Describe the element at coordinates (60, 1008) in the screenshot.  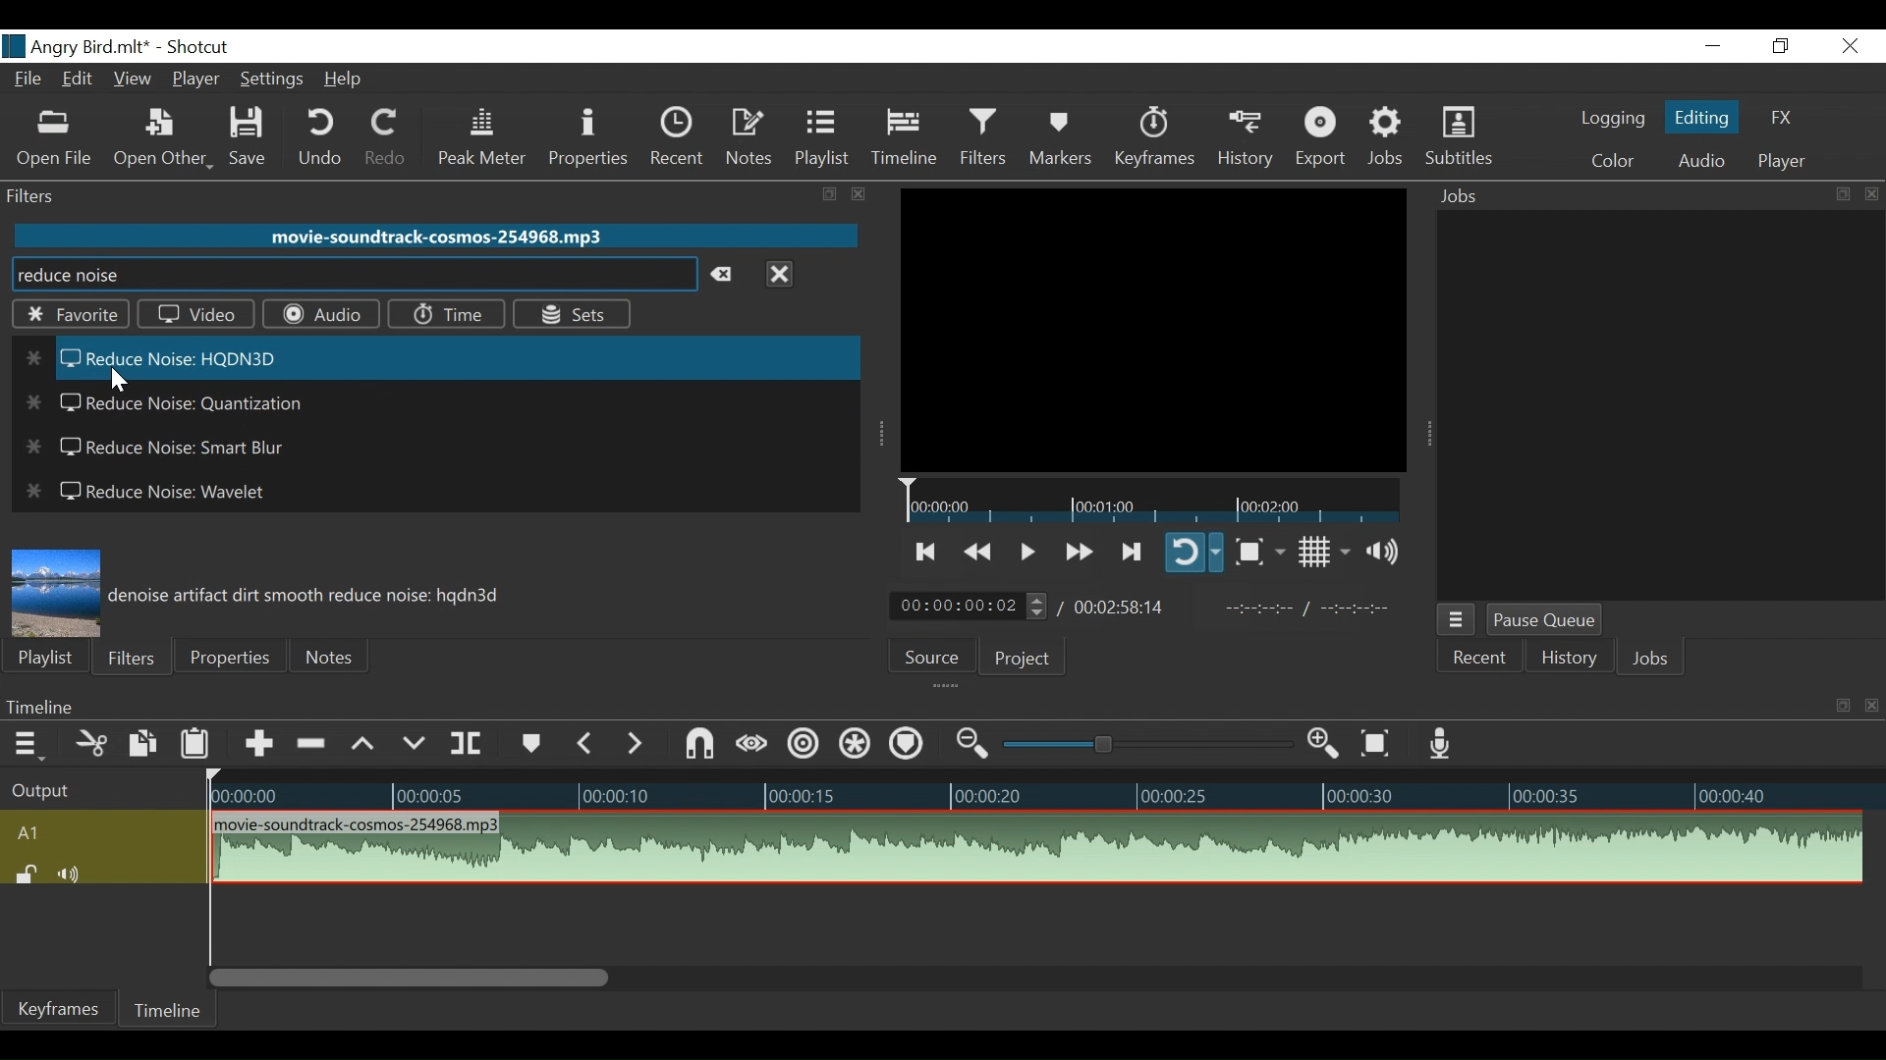
I see `Keyframes` at that location.